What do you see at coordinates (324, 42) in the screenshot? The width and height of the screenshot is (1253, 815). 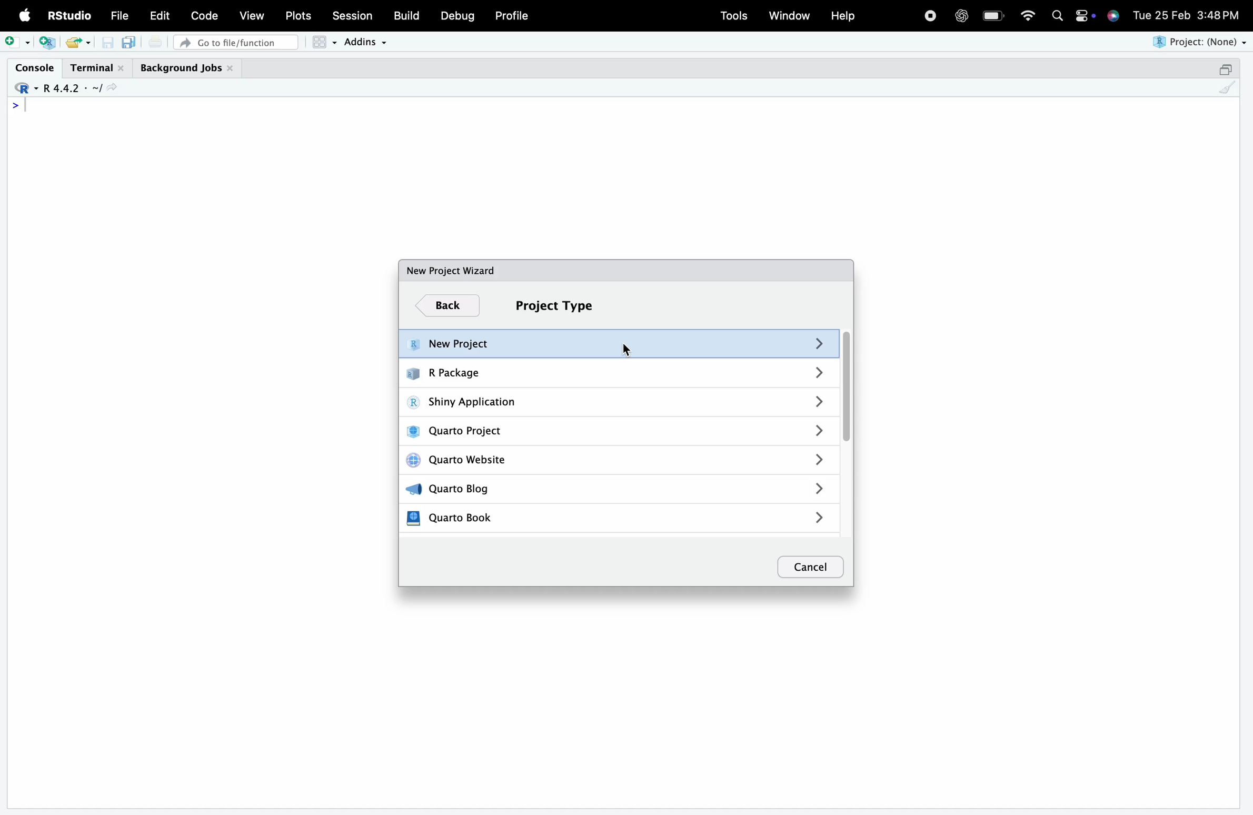 I see `Workspace panes` at bounding box center [324, 42].